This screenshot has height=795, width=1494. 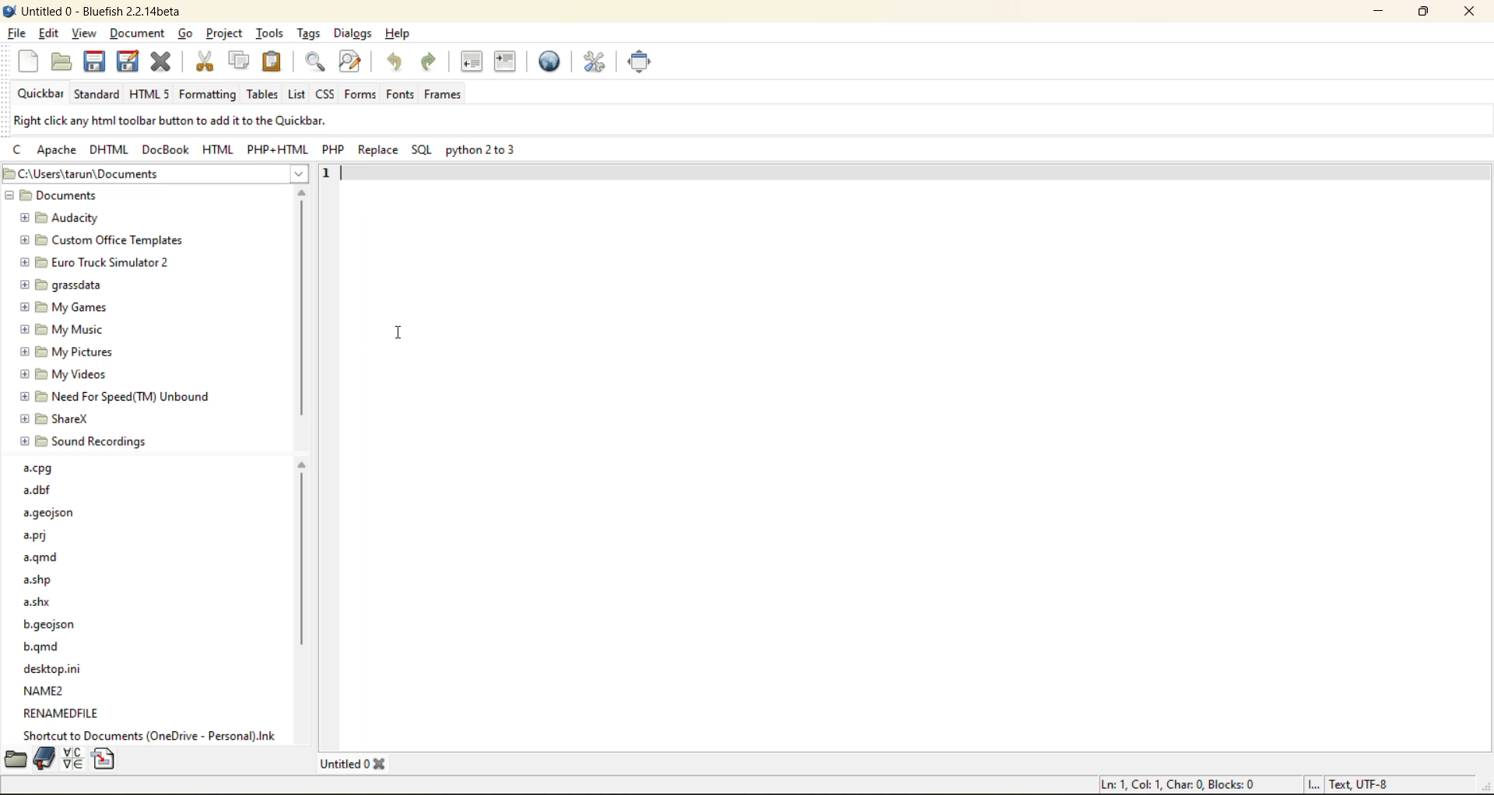 I want to click on replace, so click(x=377, y=150).